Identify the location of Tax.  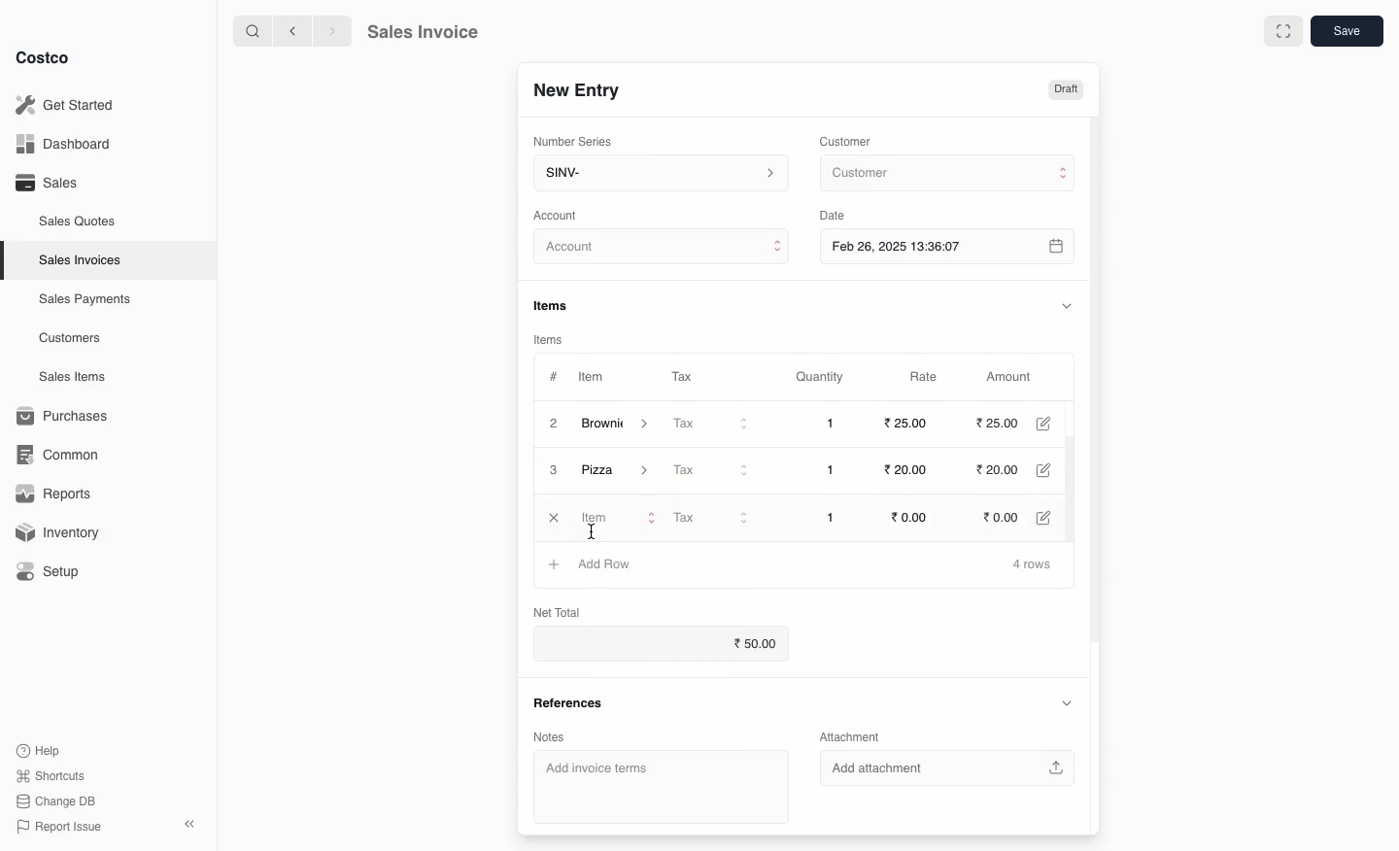
(712, 469).